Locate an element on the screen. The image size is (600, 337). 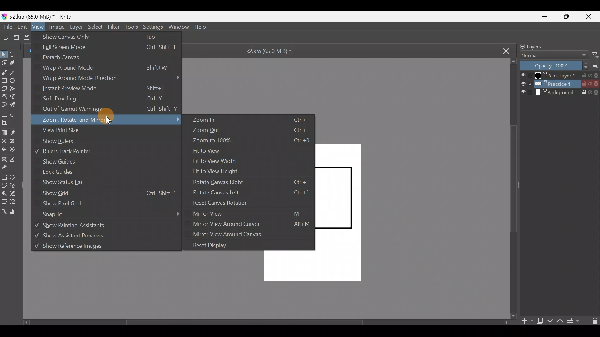
Similar colour selection tool is located at coordinates (17, 194).